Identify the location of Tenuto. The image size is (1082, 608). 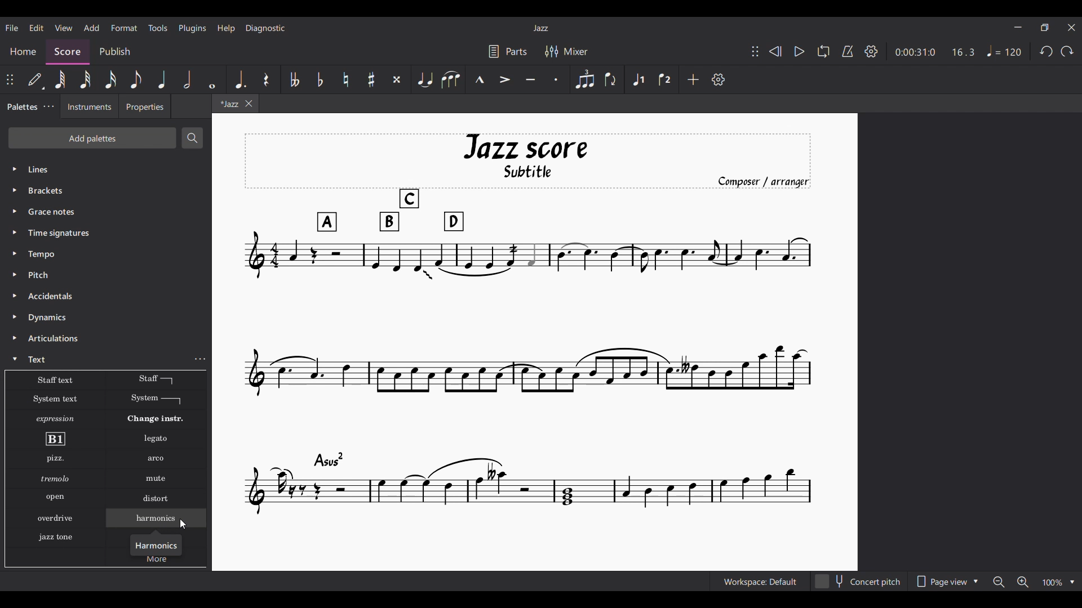
(531, 79).